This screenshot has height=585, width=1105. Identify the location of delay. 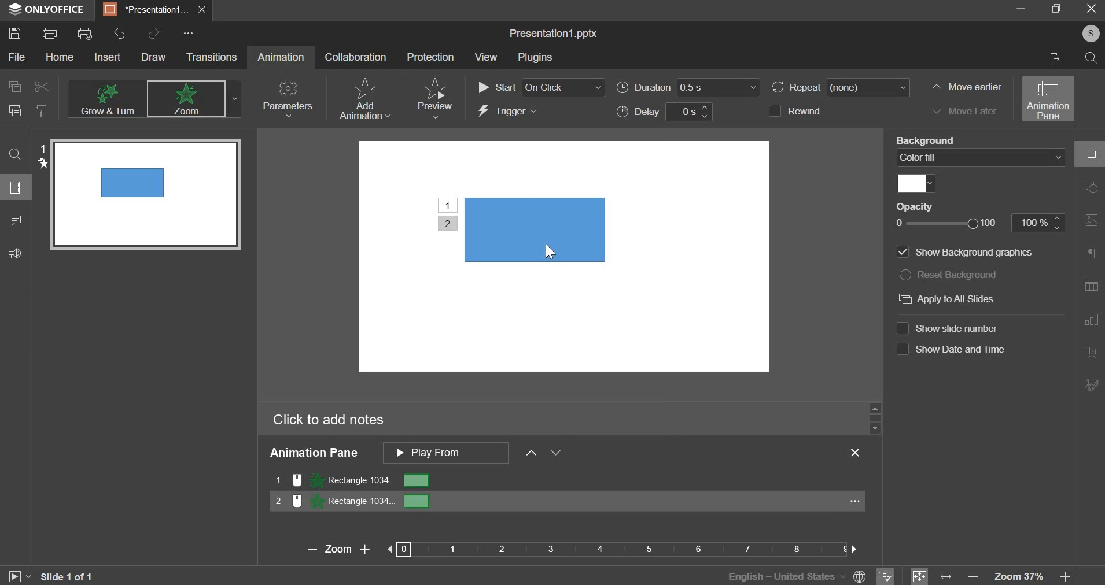
(669, 113).